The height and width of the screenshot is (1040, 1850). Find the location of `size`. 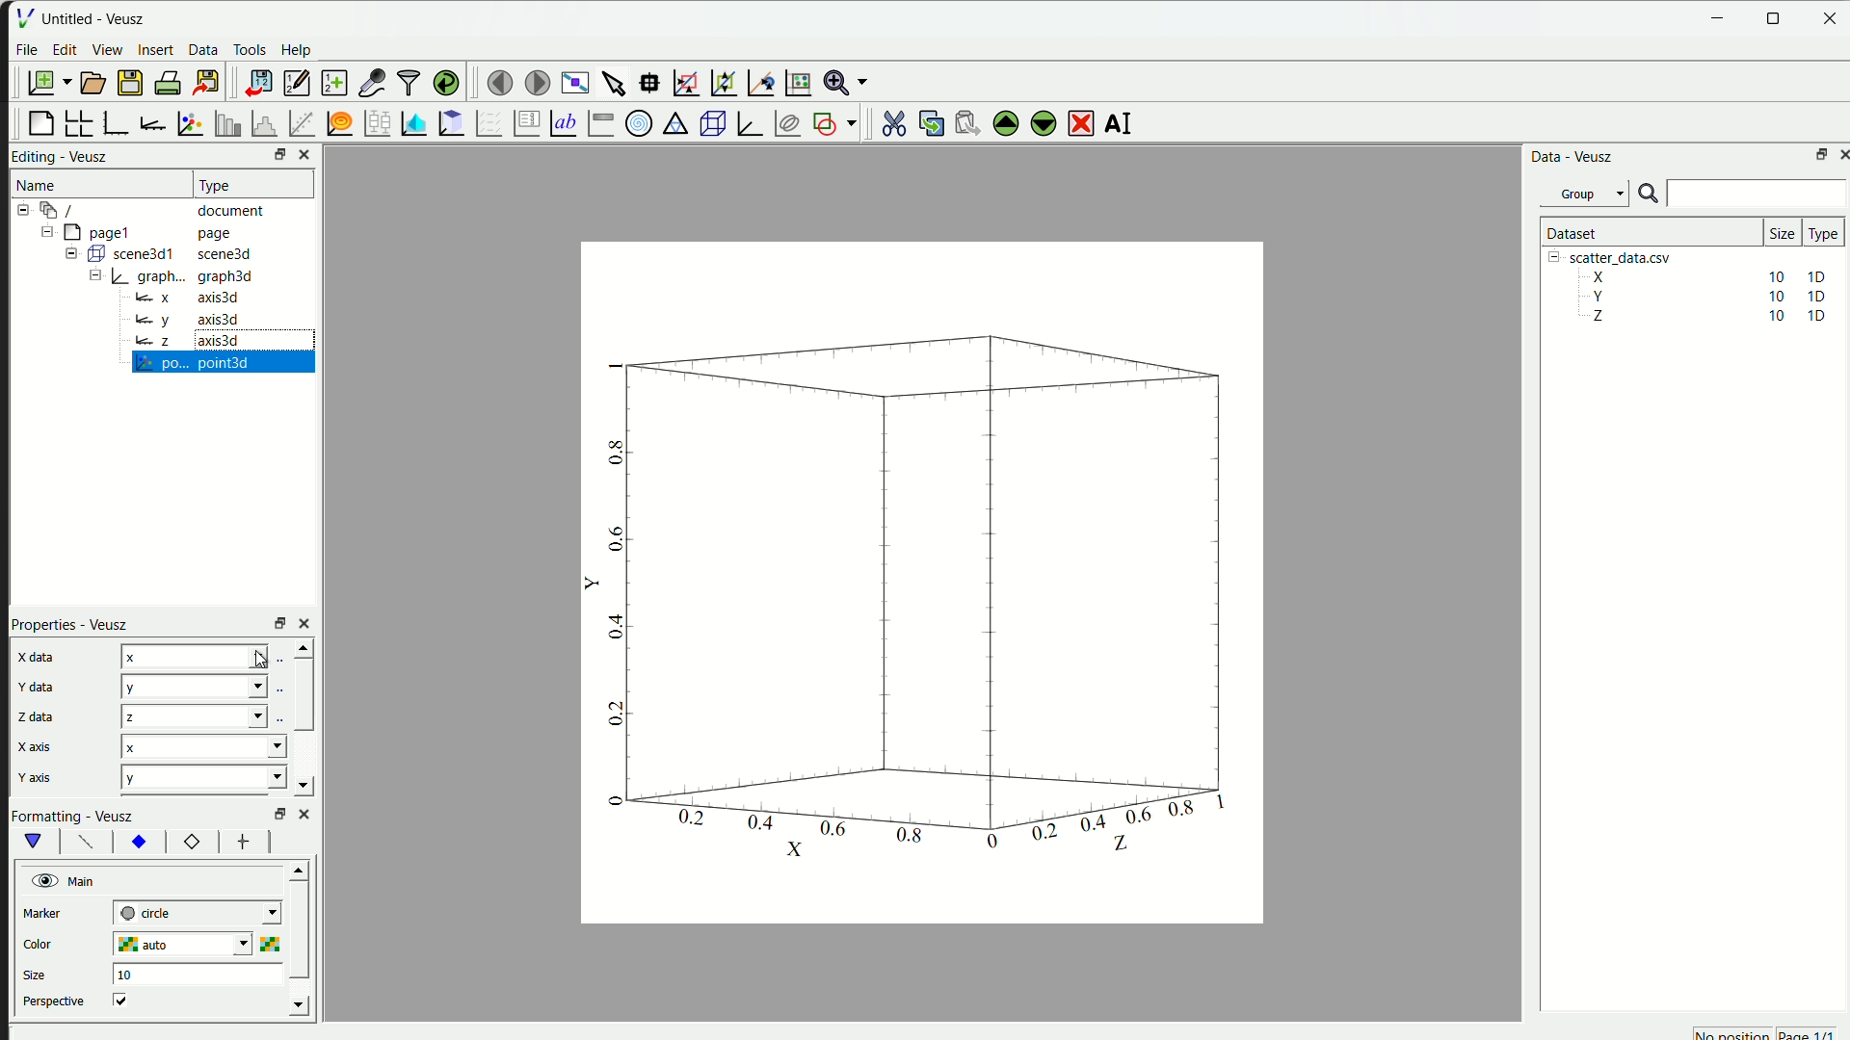

size is located at coordinates (40, 972).